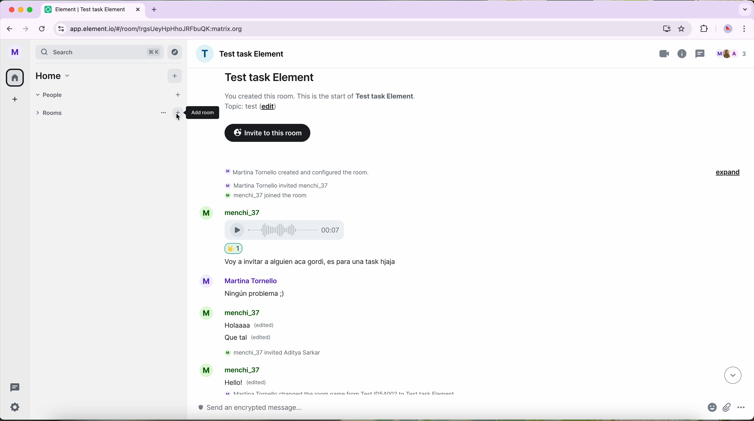  What do you see at coordinates (744, 9) in the screenshot?
I see `search tabs` at bounding box center [744, 9].